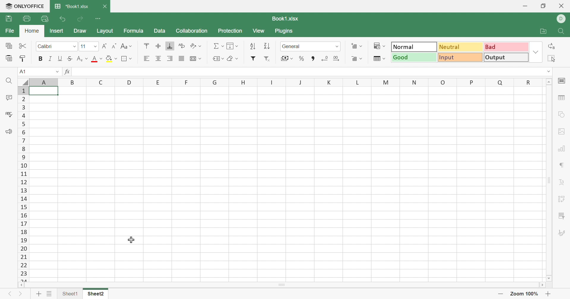 The image size is (570, 299). I want to click on +, so click(548, 294).